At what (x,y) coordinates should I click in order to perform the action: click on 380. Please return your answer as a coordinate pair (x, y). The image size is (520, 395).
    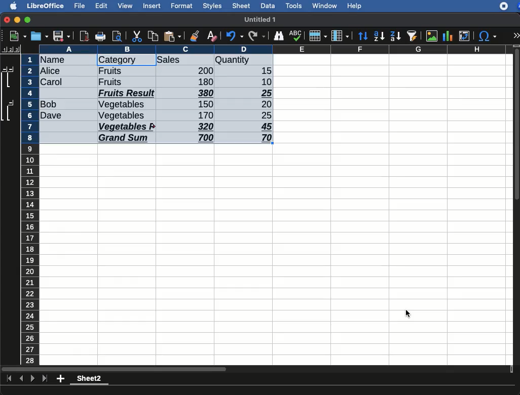
    Looking at the image, I should click on (204, 92).